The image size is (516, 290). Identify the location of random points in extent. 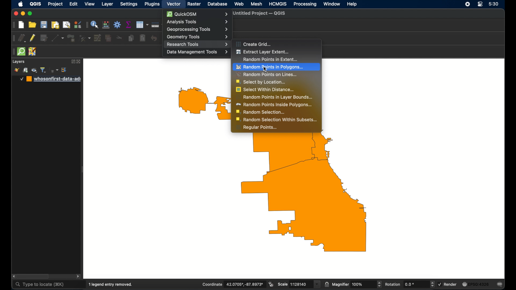
(266, 59).